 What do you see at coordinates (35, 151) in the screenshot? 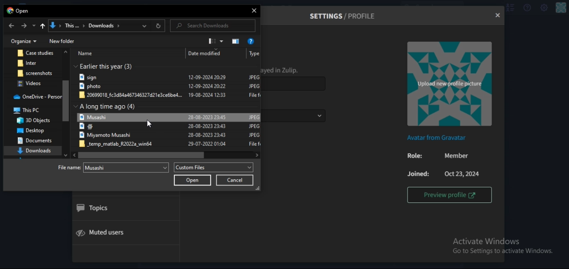
I see `downloads` at bounding box center [35, 151].